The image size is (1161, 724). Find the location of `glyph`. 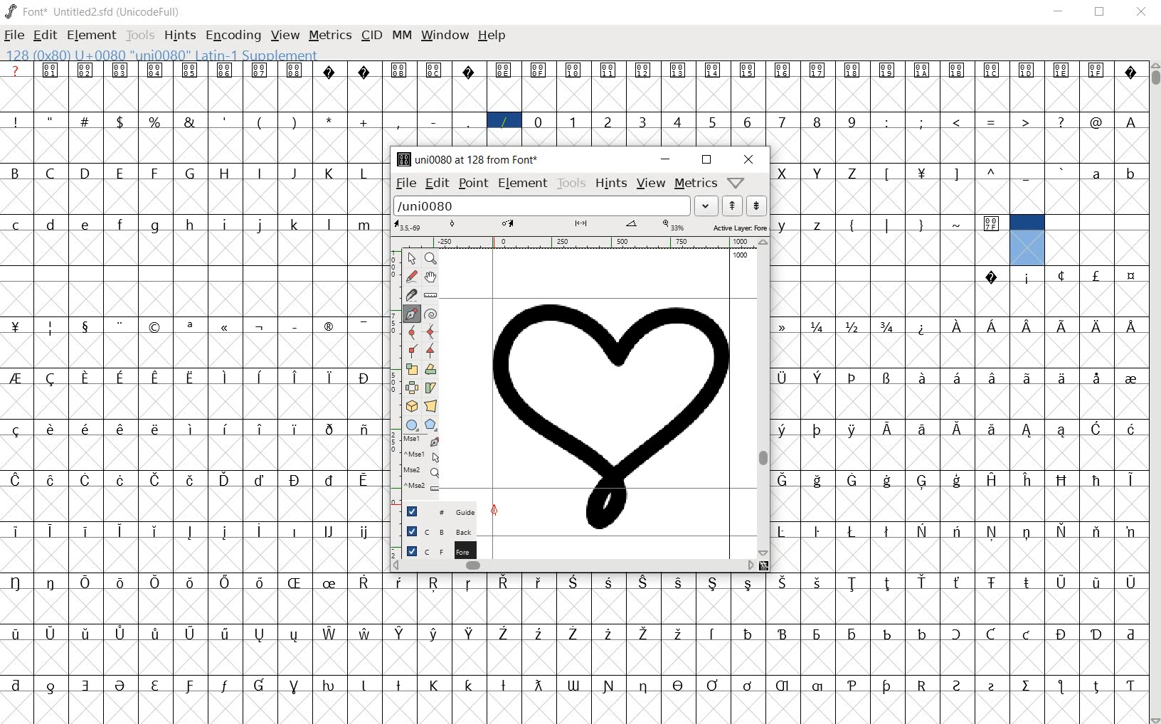

glyph is located at coordinates (258, 531).